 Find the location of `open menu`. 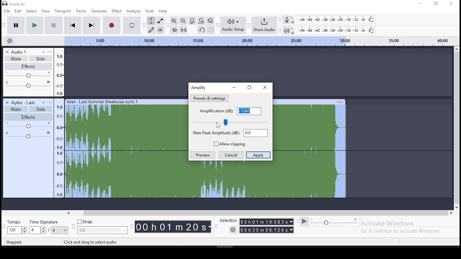

open menu is located at coordinates (50, 102).